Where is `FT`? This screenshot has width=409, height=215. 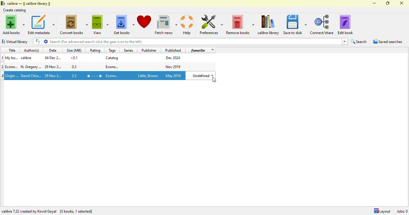 FT is located at coordinates (37, 42).